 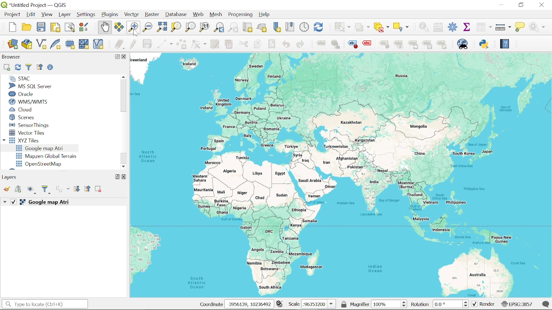 I want to click on Rotation, so click(x=448, y=304).